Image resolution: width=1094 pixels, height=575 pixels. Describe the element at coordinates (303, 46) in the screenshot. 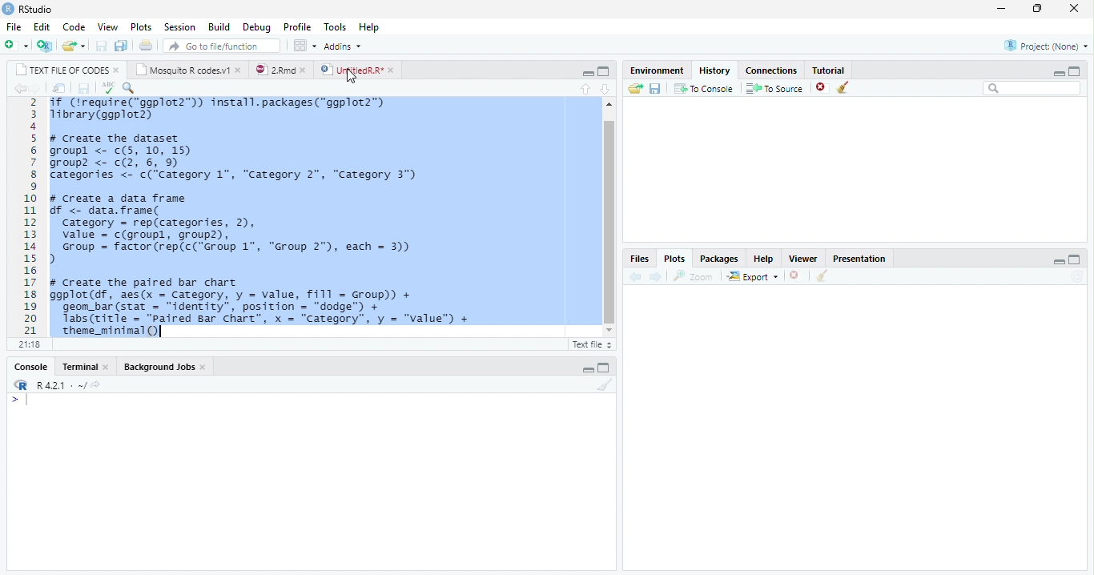

I see `workspace panes` at that location.